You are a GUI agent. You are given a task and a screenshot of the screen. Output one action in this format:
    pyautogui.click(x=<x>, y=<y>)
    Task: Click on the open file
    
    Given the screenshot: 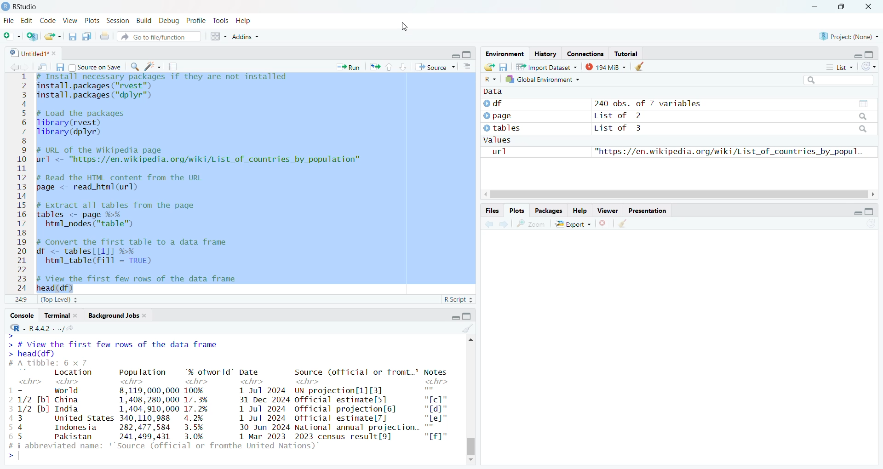 What is the action you would take?
    pyautogui.click(x=54, y=36)
    